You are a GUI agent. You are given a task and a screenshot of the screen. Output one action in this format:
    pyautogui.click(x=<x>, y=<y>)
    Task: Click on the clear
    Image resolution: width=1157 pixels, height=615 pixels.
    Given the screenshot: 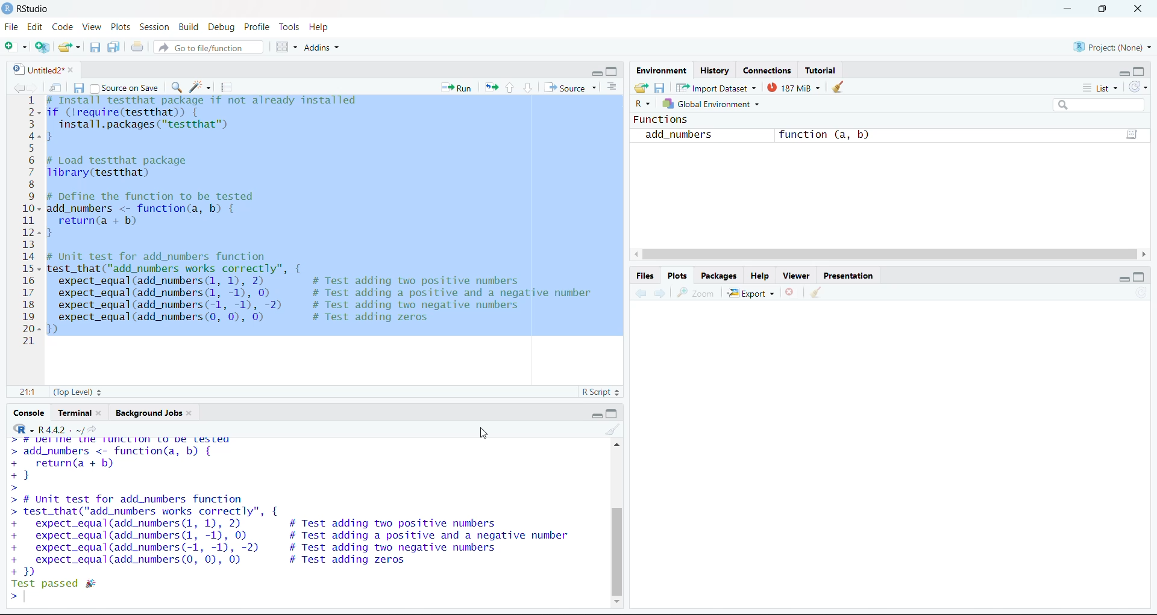 What is the action you would take?
    pyautogui.click(x=816, y=291)
    